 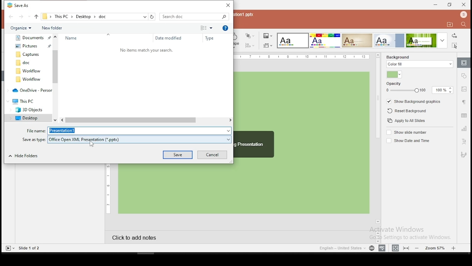 I want to click on background fill, so click(x=398, y=57).